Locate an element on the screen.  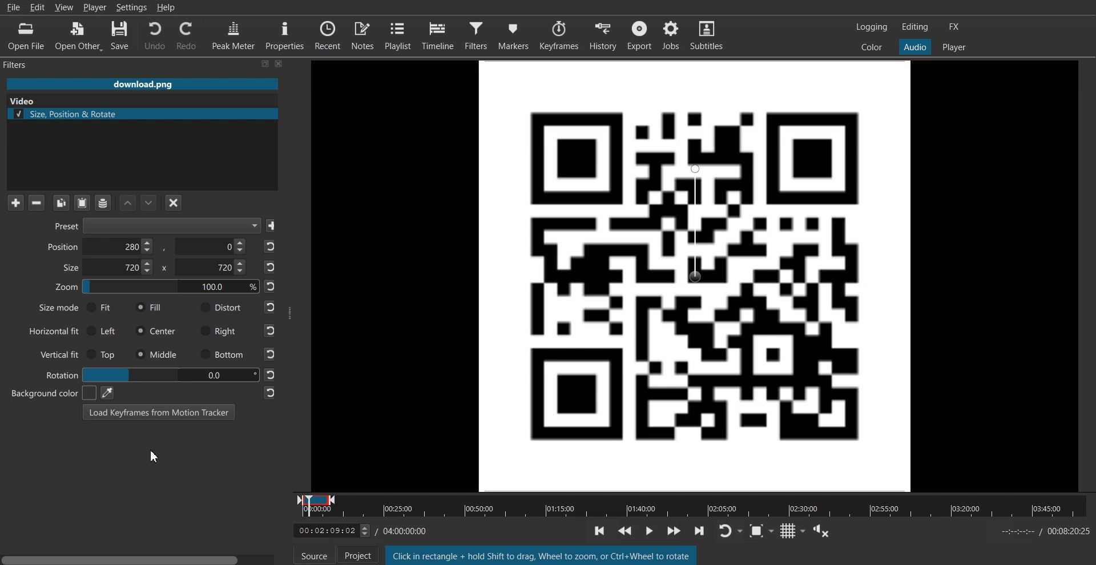
Position X and Y Co-ordinate is located at coordinates (146, 247).